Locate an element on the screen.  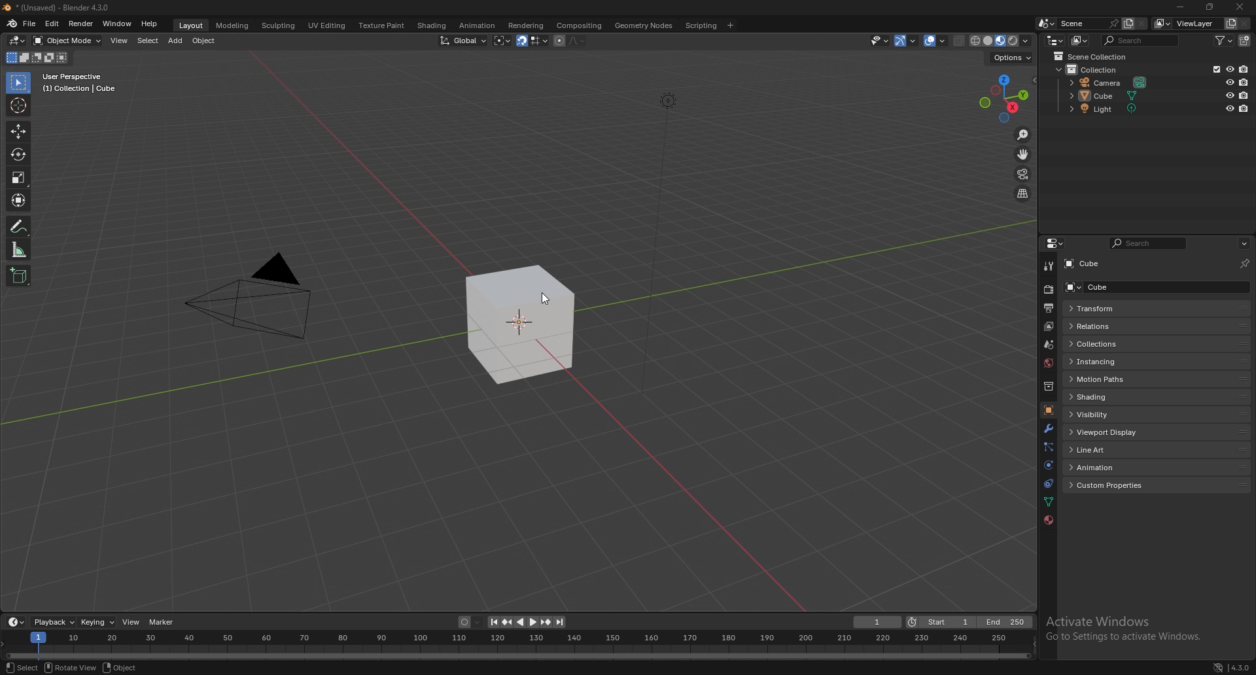
version is located at coordinates (1242, 668).